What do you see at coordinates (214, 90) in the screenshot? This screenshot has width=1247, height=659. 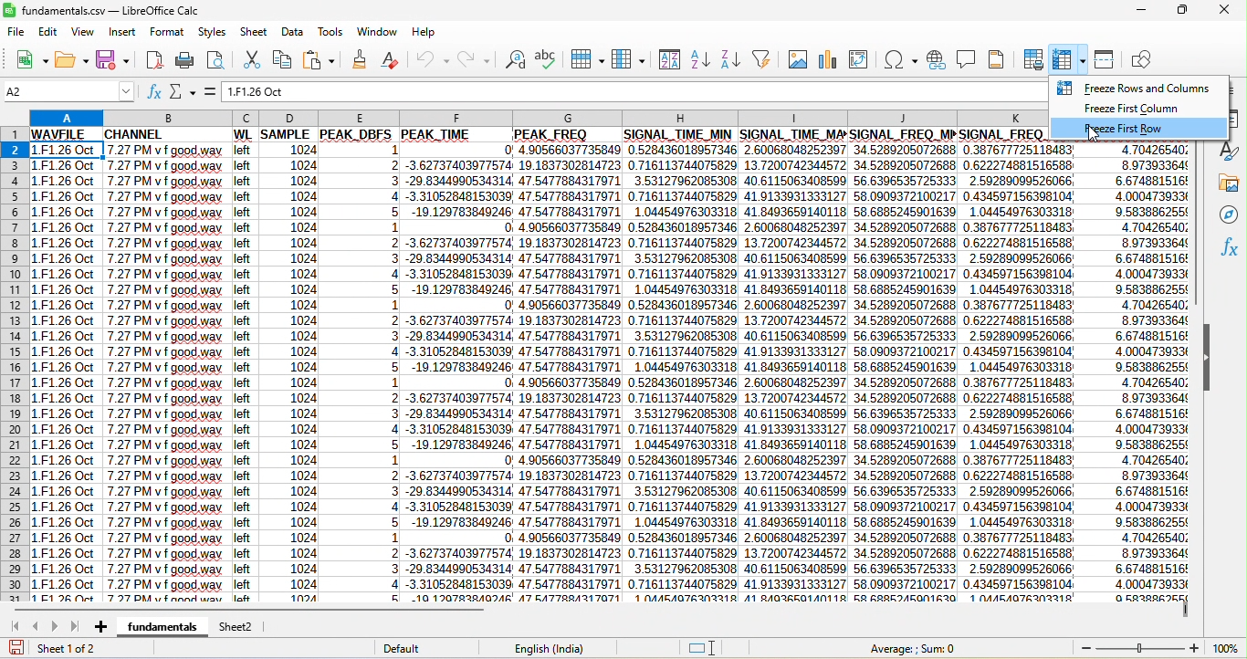 I see `formula` at bounding box center [214, 90].